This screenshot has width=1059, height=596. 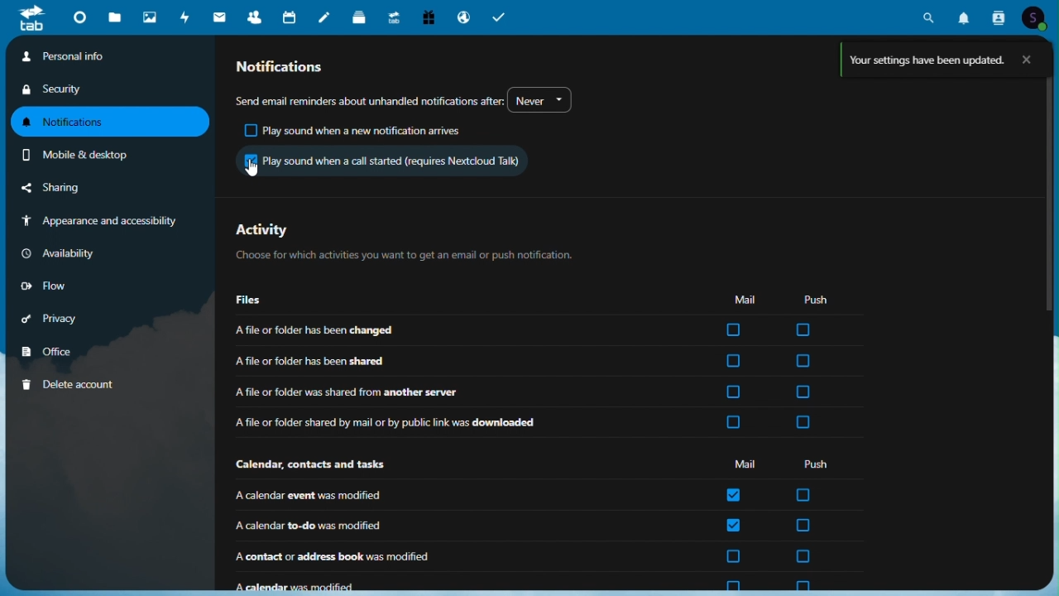 What do you see at coordinates (998, 16) in the screenshot?
I see `Contacts` at bounding box center [998, 16].